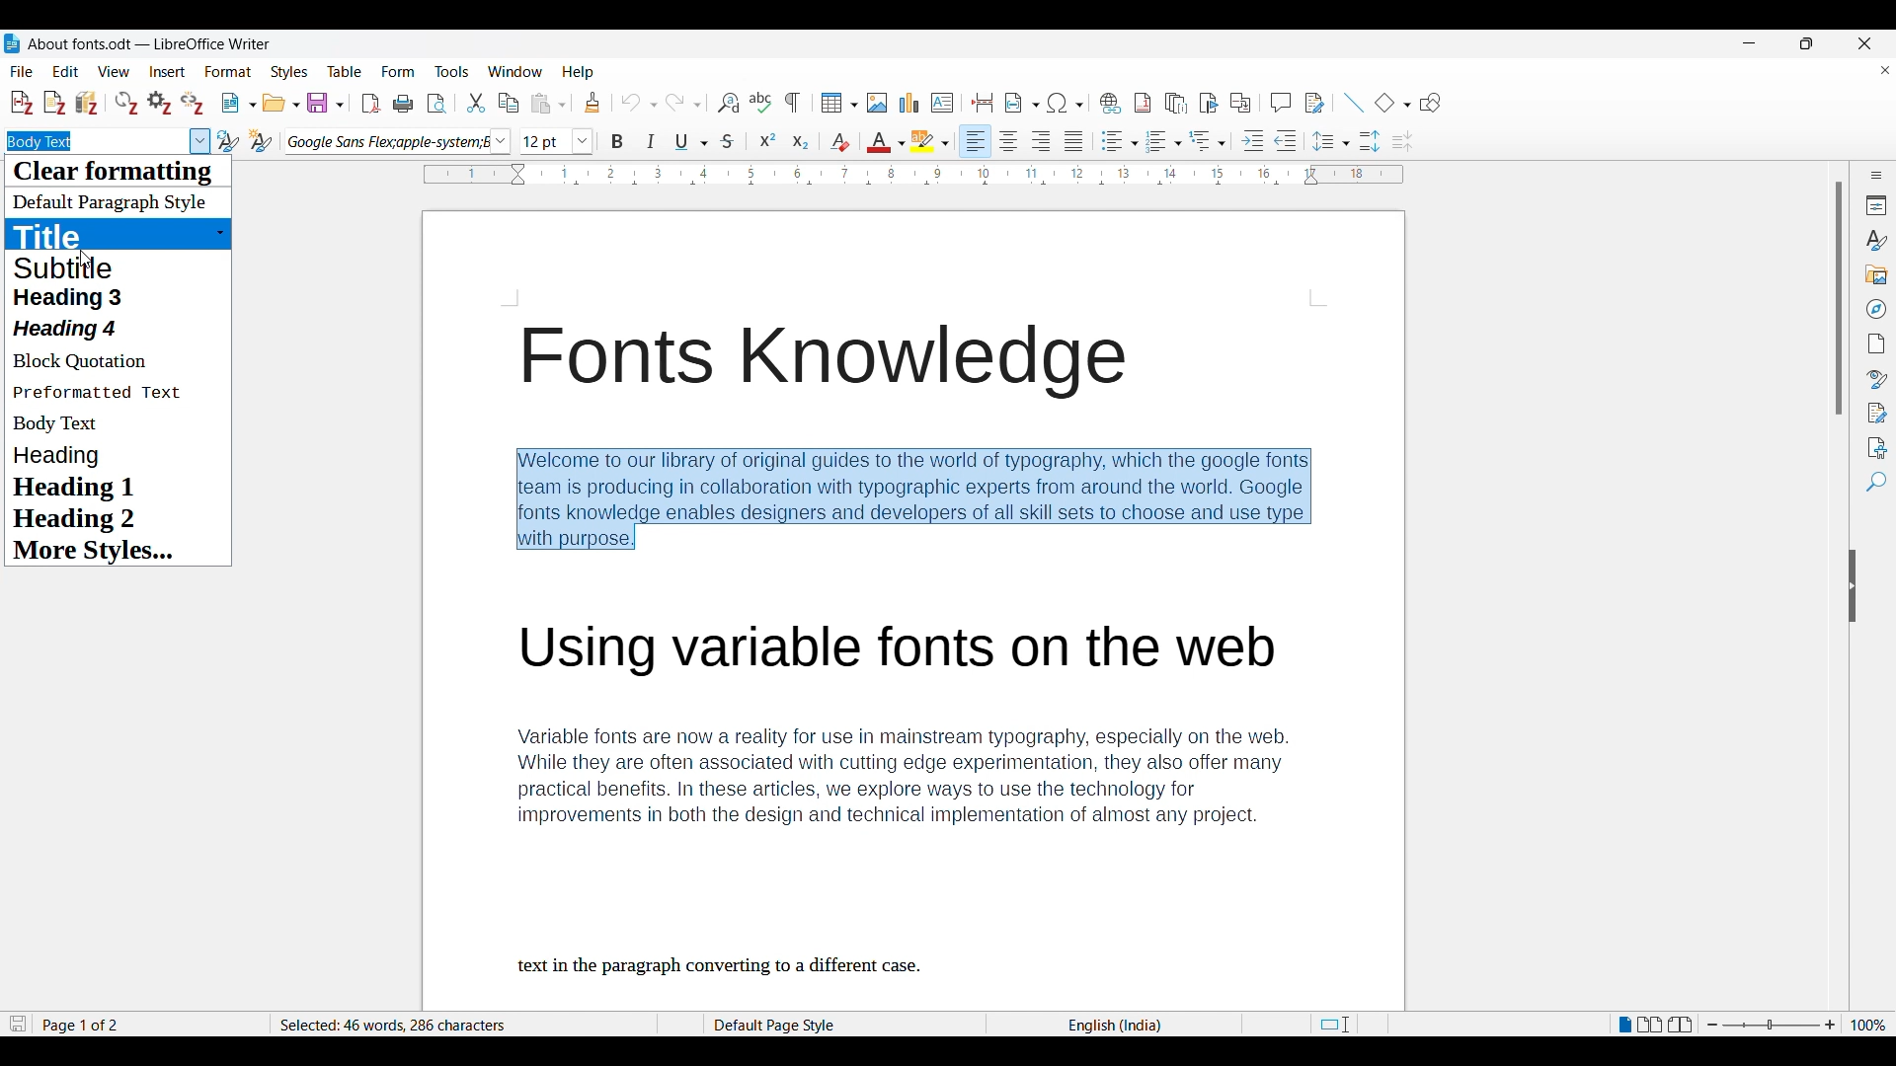 The height and width of the screenshot is (1066, 1896). I want to click on more styles, so click(90, 552).